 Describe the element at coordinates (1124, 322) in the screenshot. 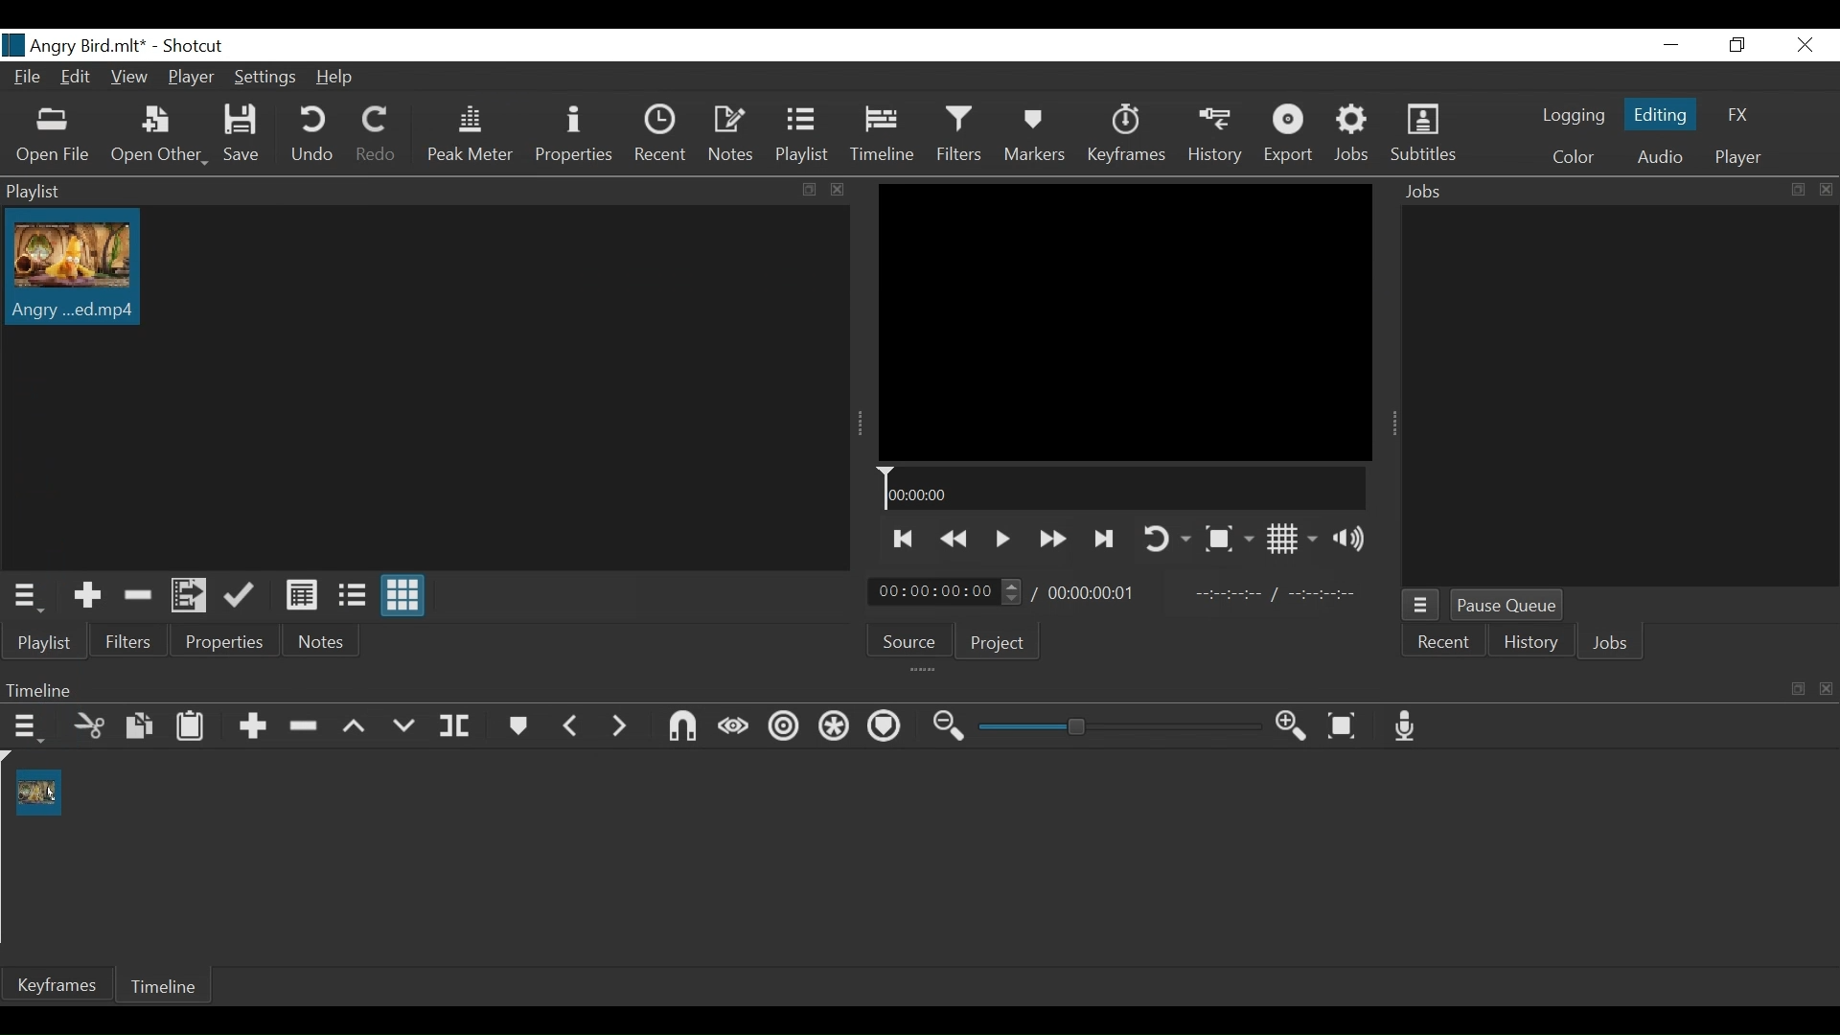

I see `Media Viewer` at that location.